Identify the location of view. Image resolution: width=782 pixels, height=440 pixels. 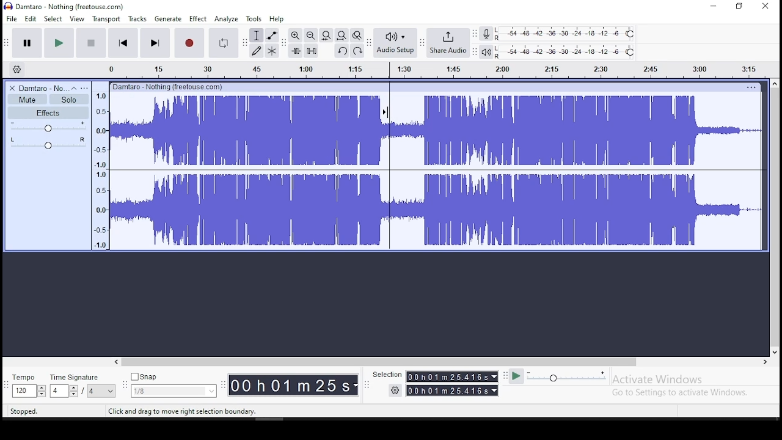
(76, 18).